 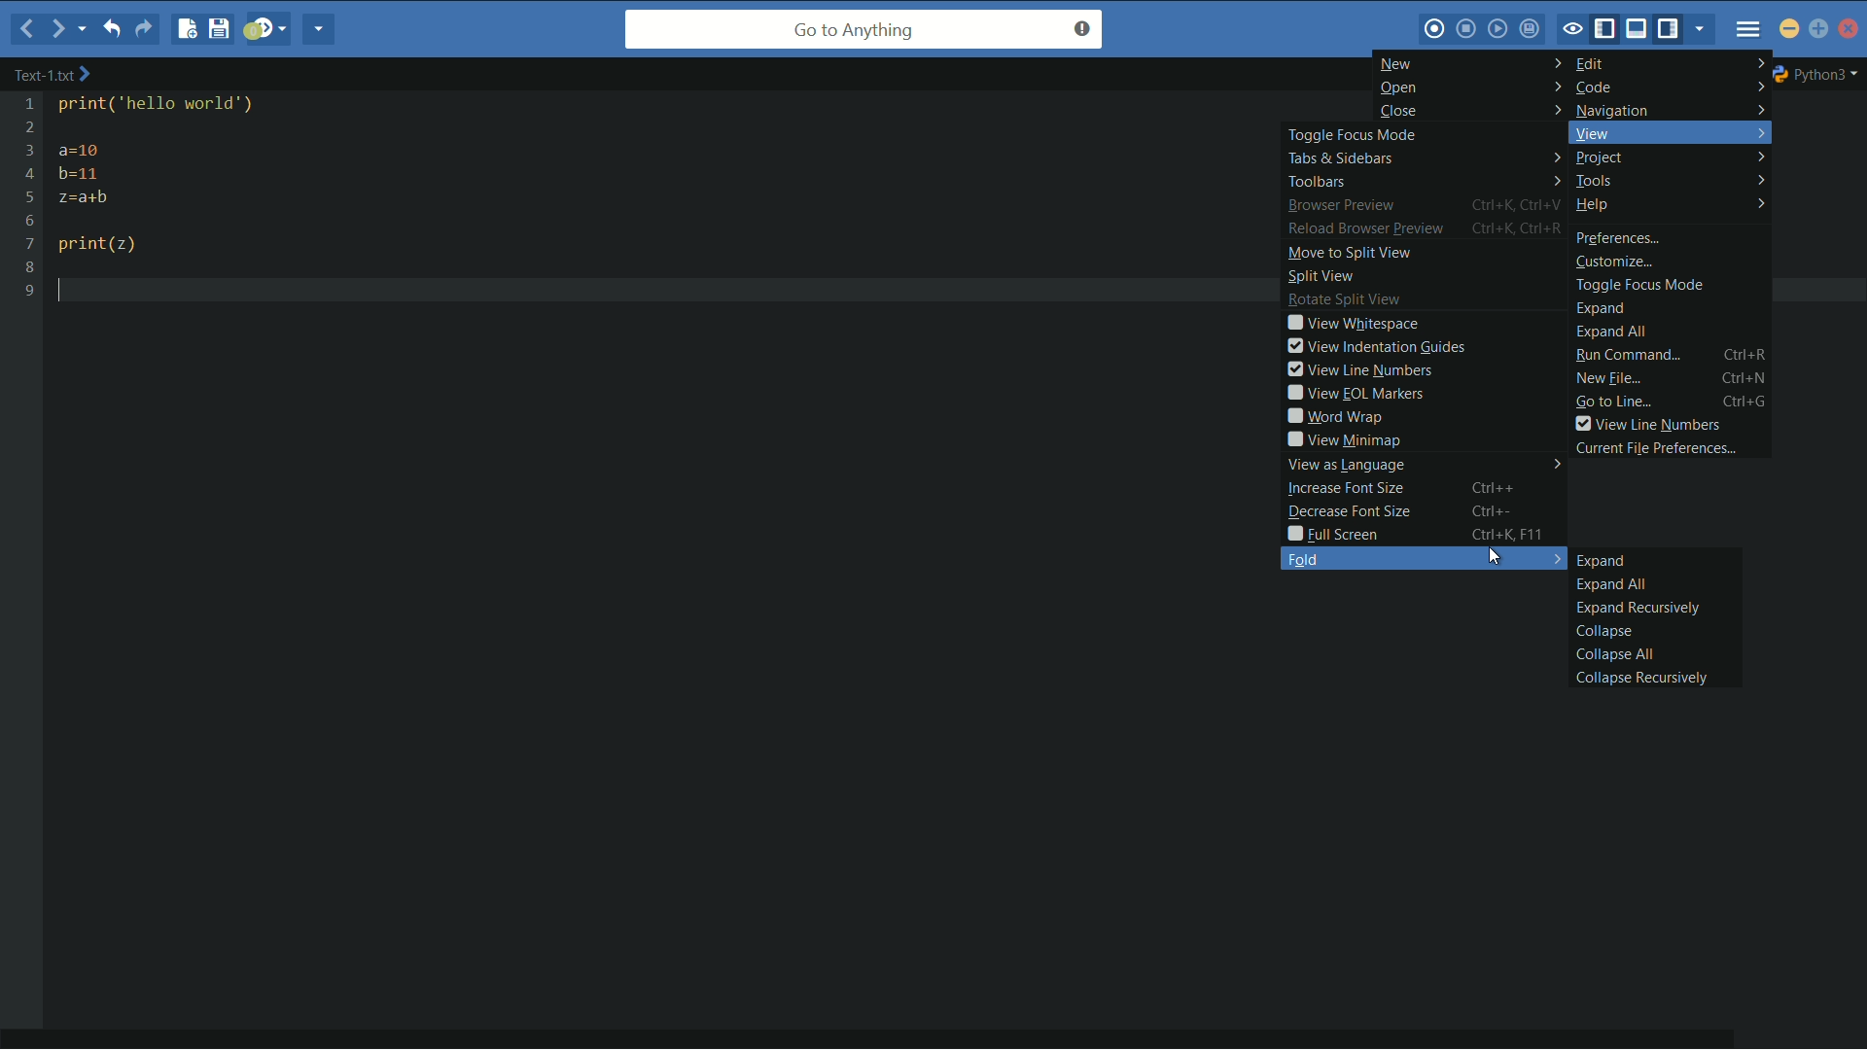 I want to click on menu, so click(x=1747, y=28).